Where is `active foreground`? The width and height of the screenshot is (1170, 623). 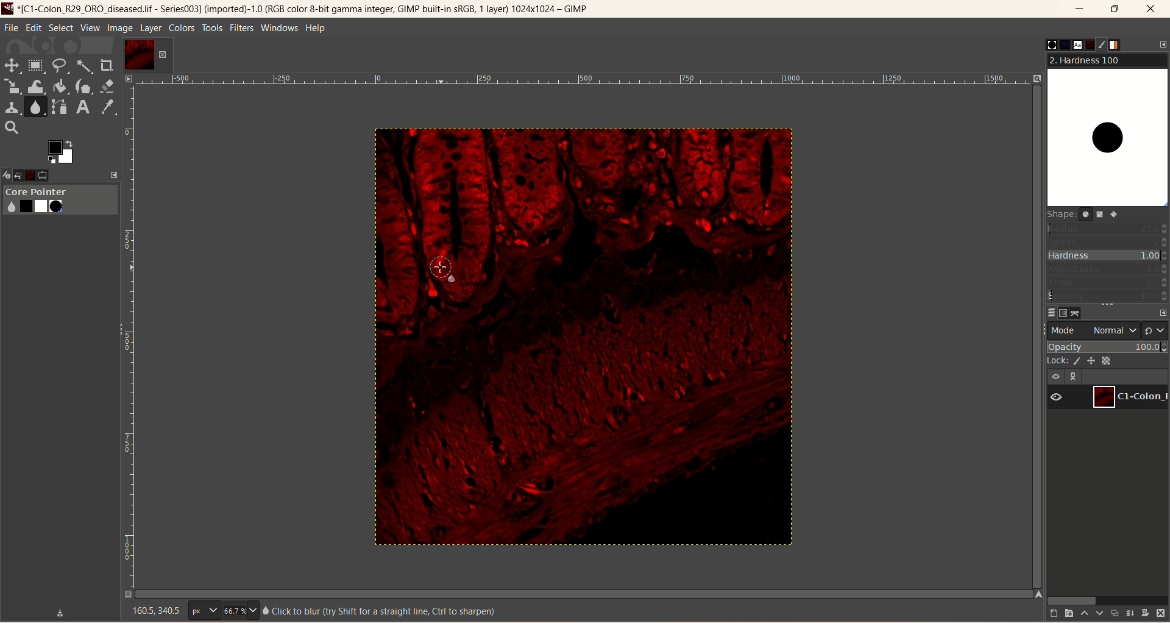
active foreground is located at coordinates (62, 152).